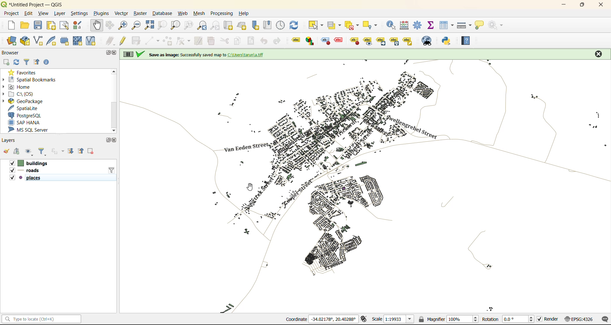  What do you see at coordinates (162, 14) in the screenshot?
I see `database` at bounding box center [162, 14].